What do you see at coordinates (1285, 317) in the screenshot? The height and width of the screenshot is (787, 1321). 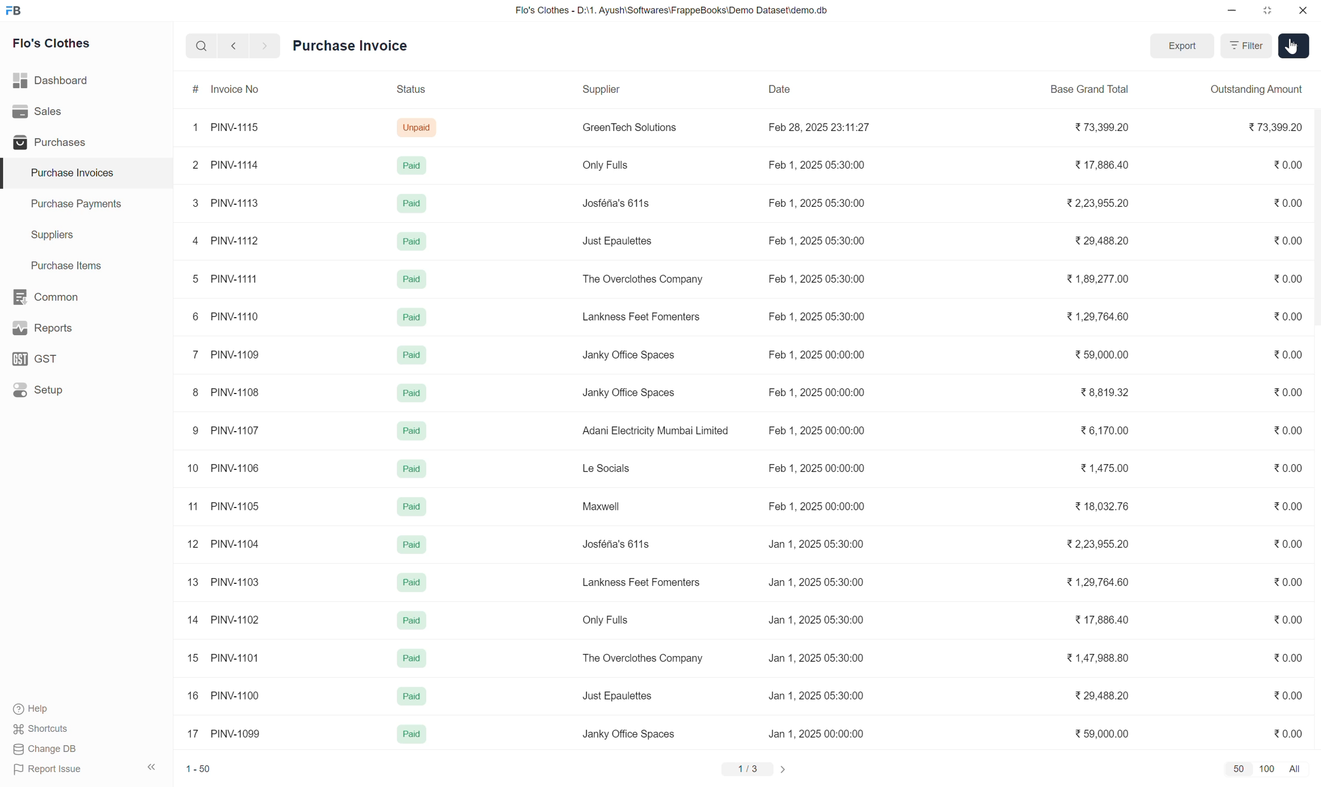 I see `0.00` at bounding box center [1285, 317].